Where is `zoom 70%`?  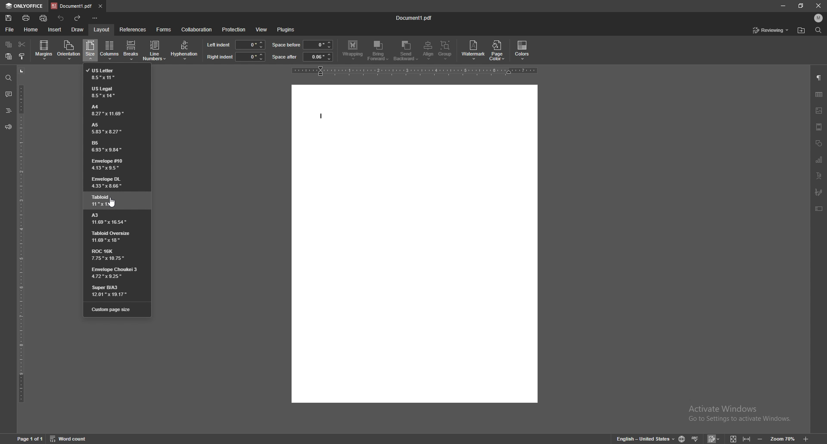
zoom 70% is located at coordinates (782, 439).